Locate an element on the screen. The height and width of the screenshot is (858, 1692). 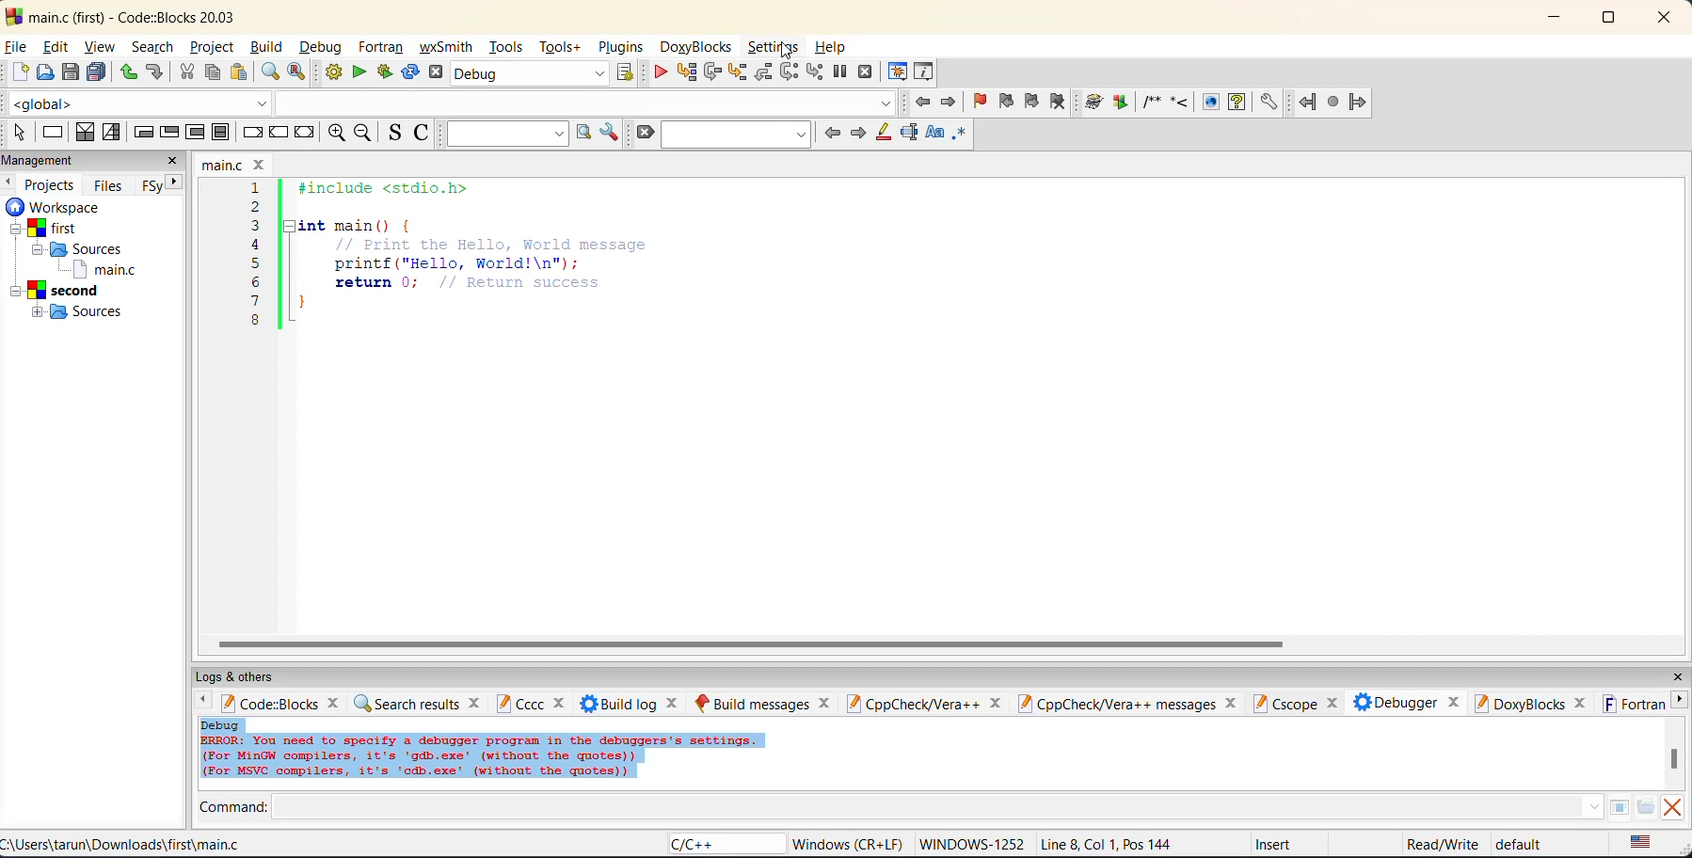
debugging windows is located at coordinates (897, 71).